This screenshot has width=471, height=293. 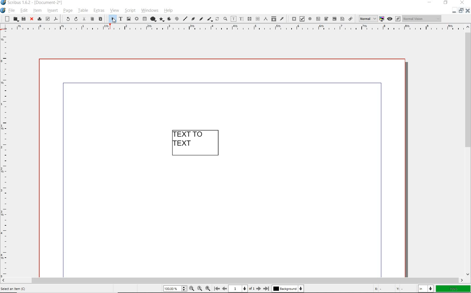 What do you see at coordinates (257, 19) in the screenshot?
I see `unlink text frames` at bounding box center [257, 19].